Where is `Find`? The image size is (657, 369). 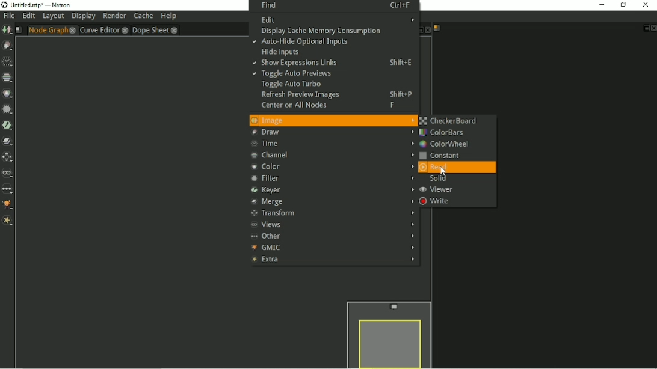 Find is located at coordinates (335, 5).